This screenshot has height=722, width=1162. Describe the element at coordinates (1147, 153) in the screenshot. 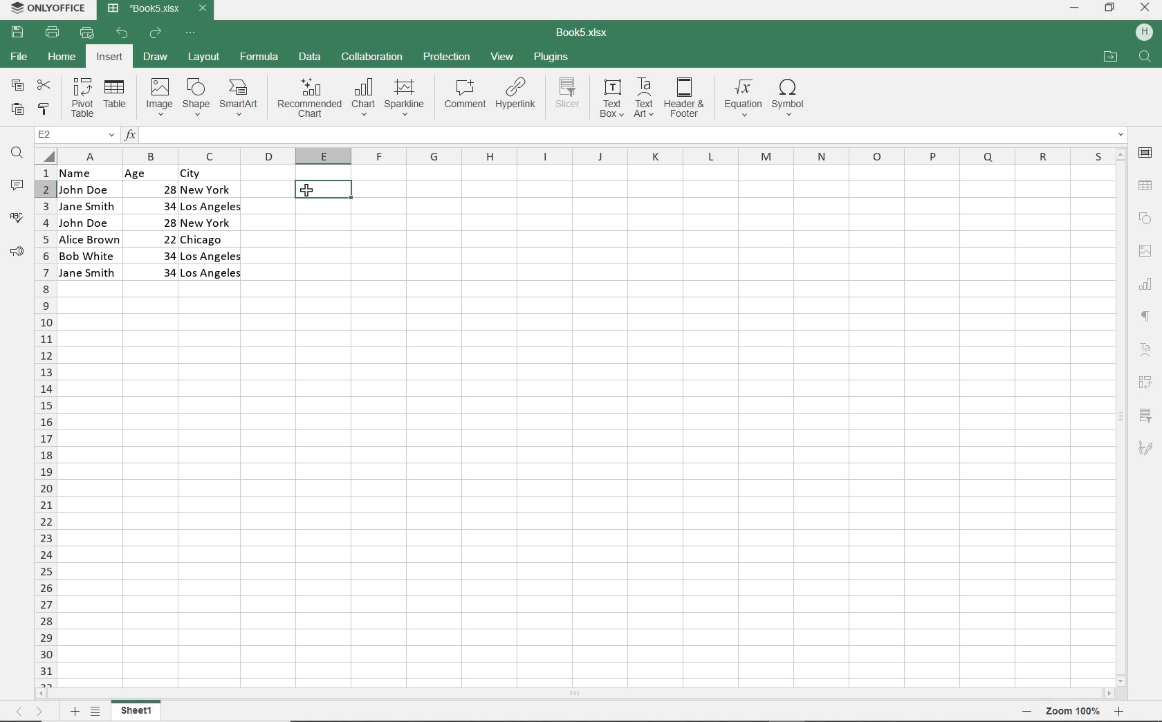

I see `CELL SETTINGS` at that location.